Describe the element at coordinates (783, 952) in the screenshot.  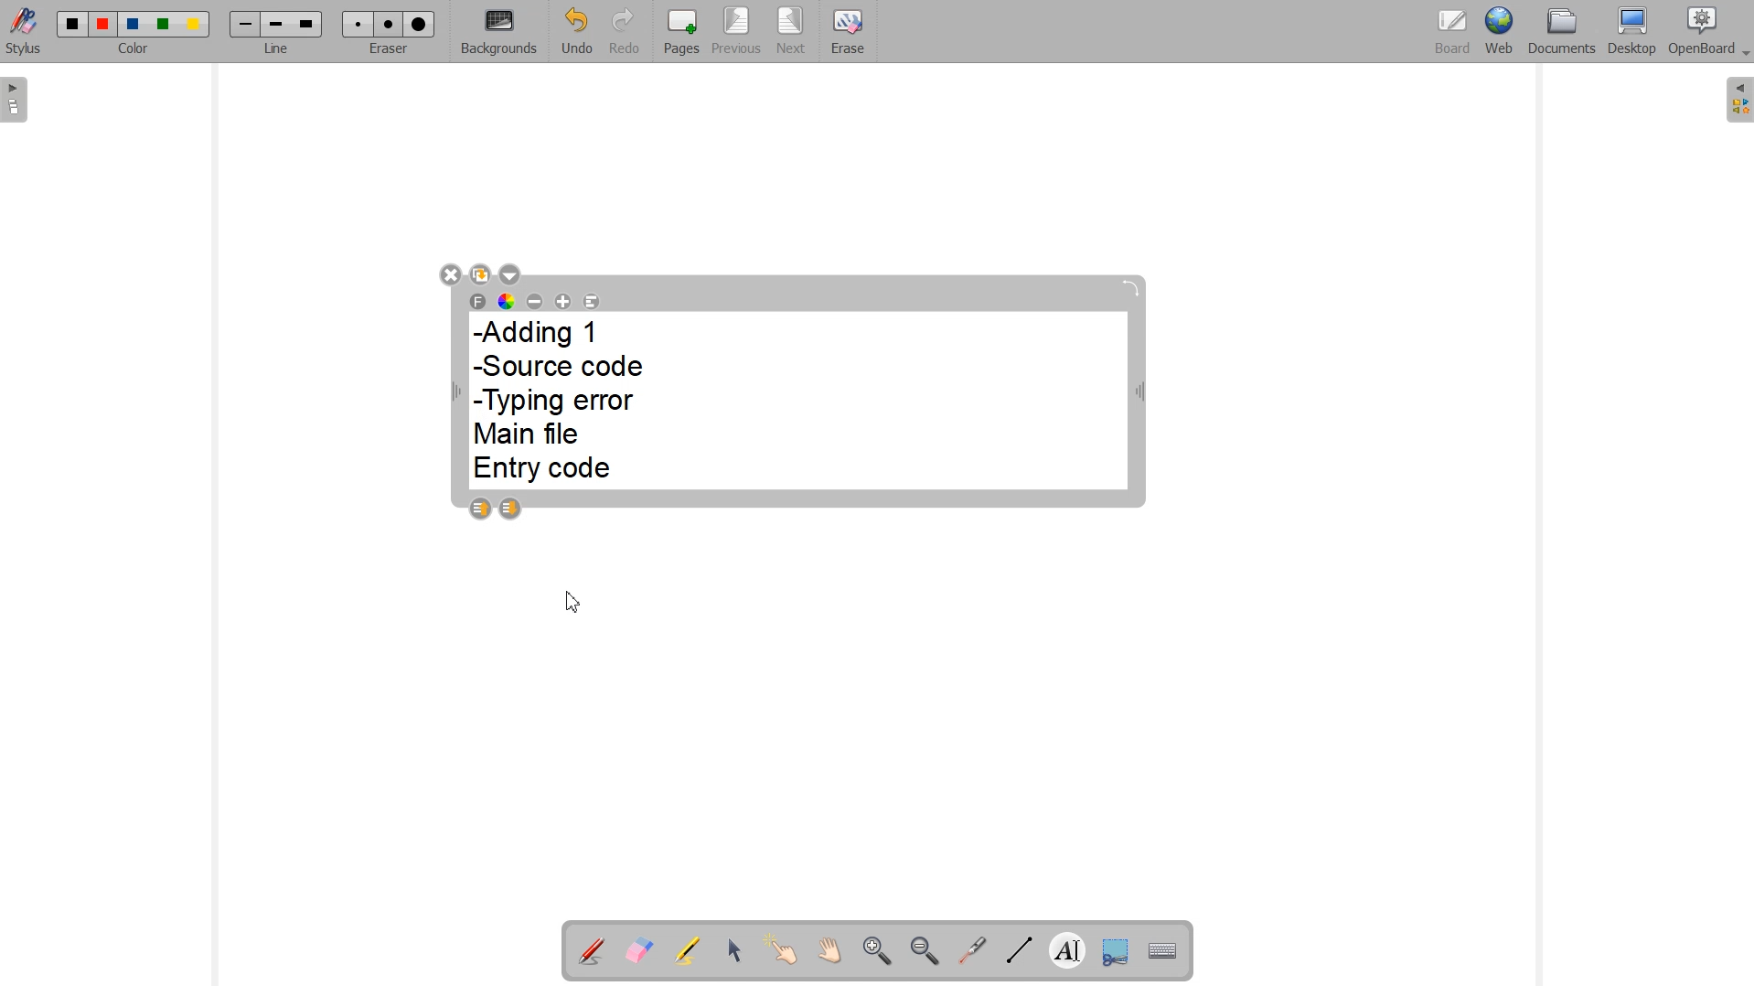
I see `Interact with items` at that location.